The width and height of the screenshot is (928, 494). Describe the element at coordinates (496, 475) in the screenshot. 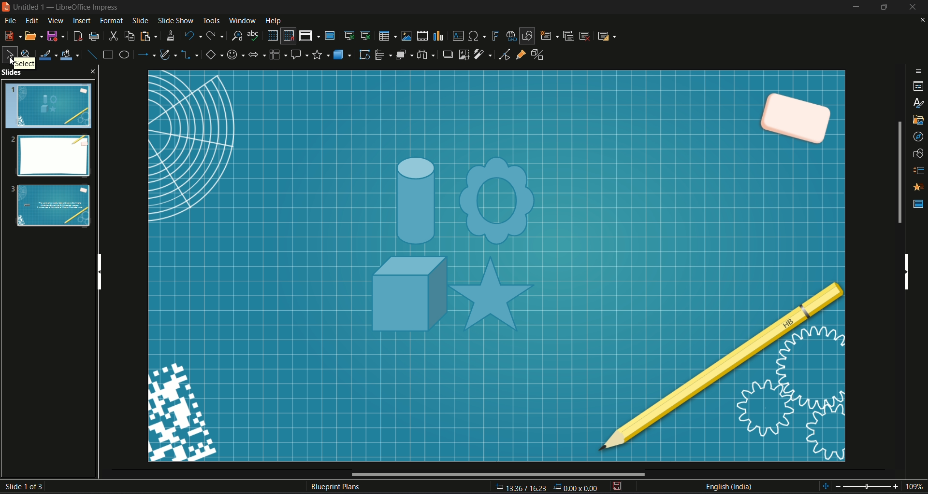

I see `Horizontal Scroll` at that location.